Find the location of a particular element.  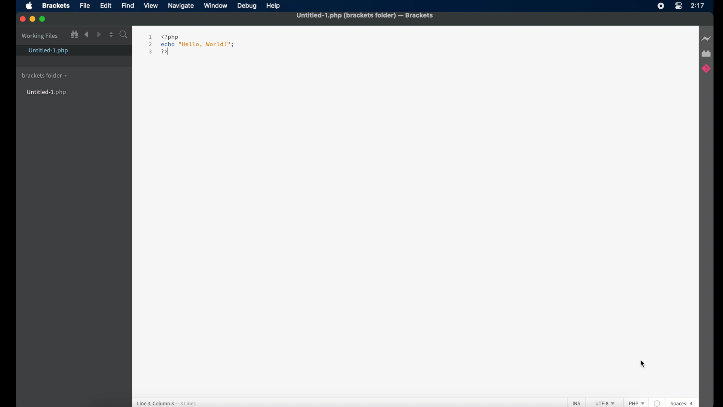

find is located at coordinates (128, 6).